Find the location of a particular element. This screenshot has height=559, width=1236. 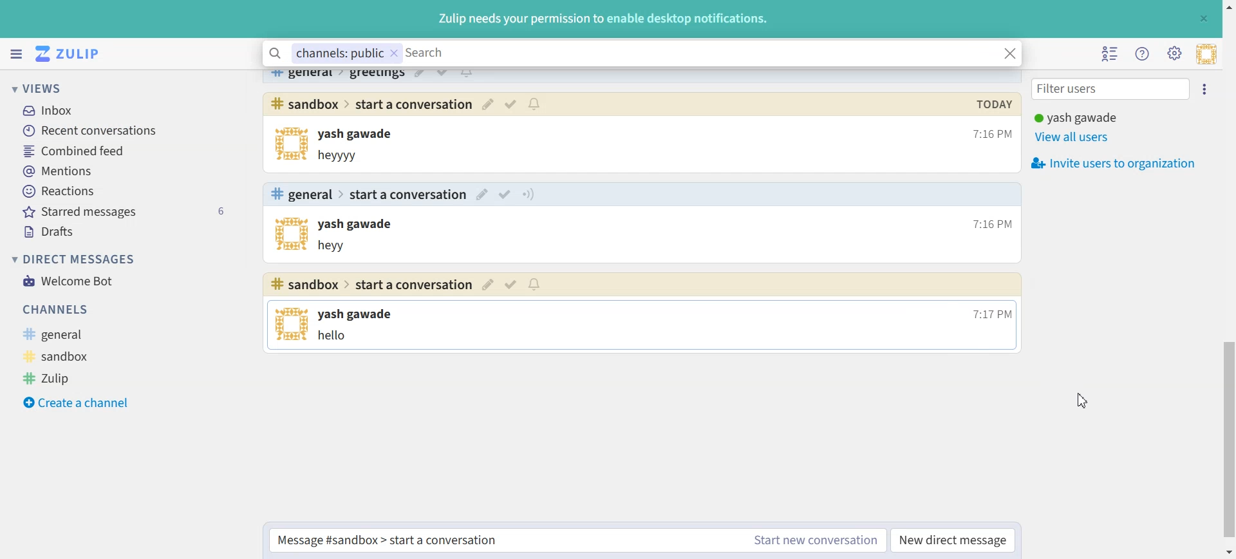

Channels: public is located at coordinates (346, 53).